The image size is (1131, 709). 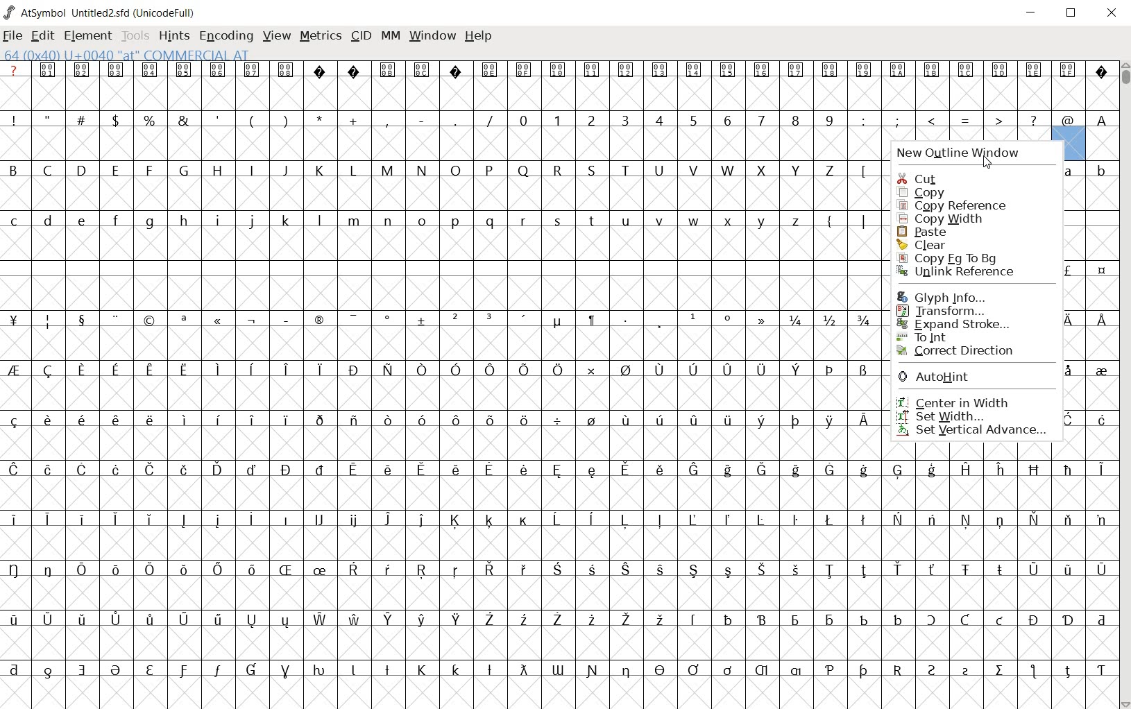 I want to click on VIEW, so click(x=277, y=38).